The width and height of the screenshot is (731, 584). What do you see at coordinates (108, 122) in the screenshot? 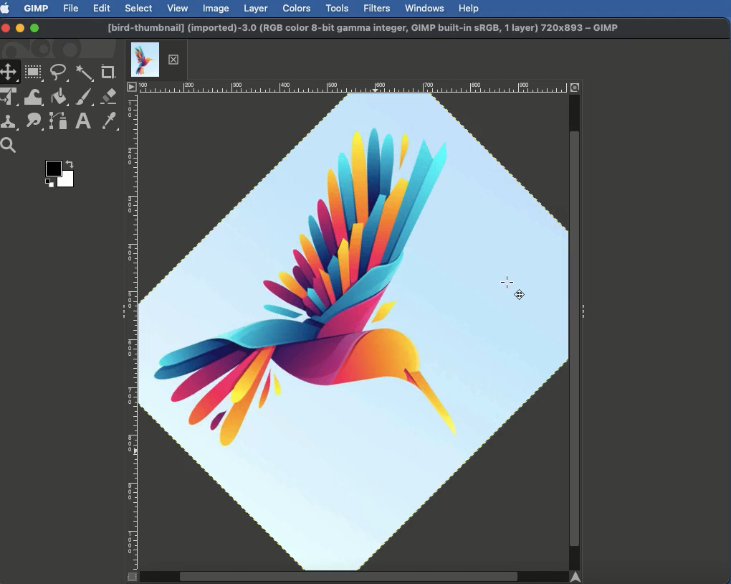
I see `Color picker` at bounding box center [108, 122].